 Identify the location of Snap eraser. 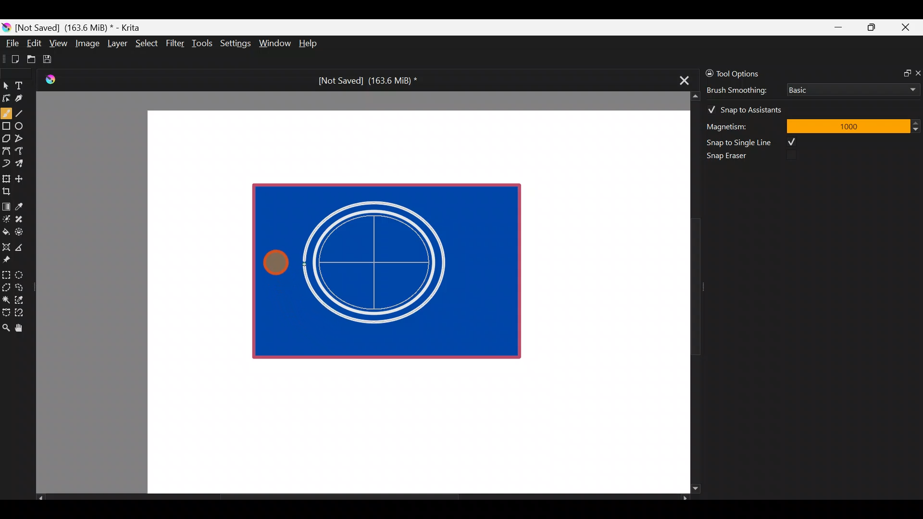
(733, 158).